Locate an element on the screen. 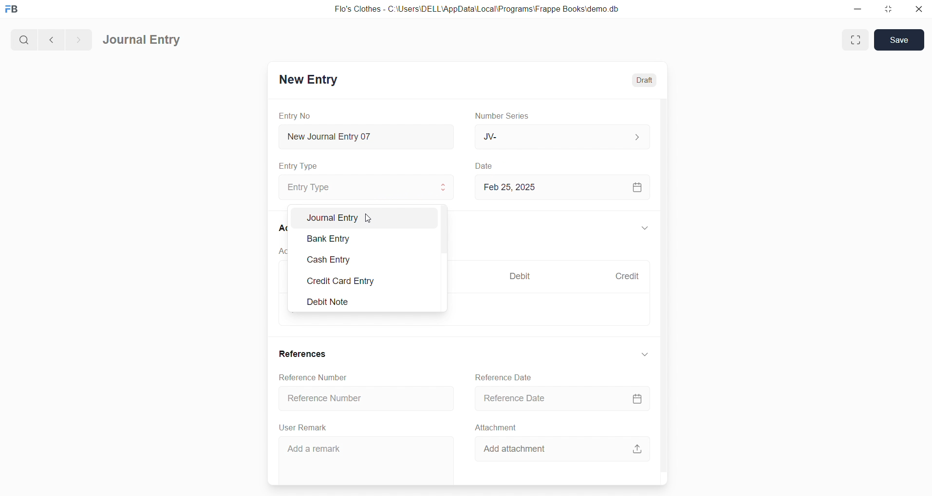 The image size is (932, 496). navigate forward is located at coordinates (78, 38).